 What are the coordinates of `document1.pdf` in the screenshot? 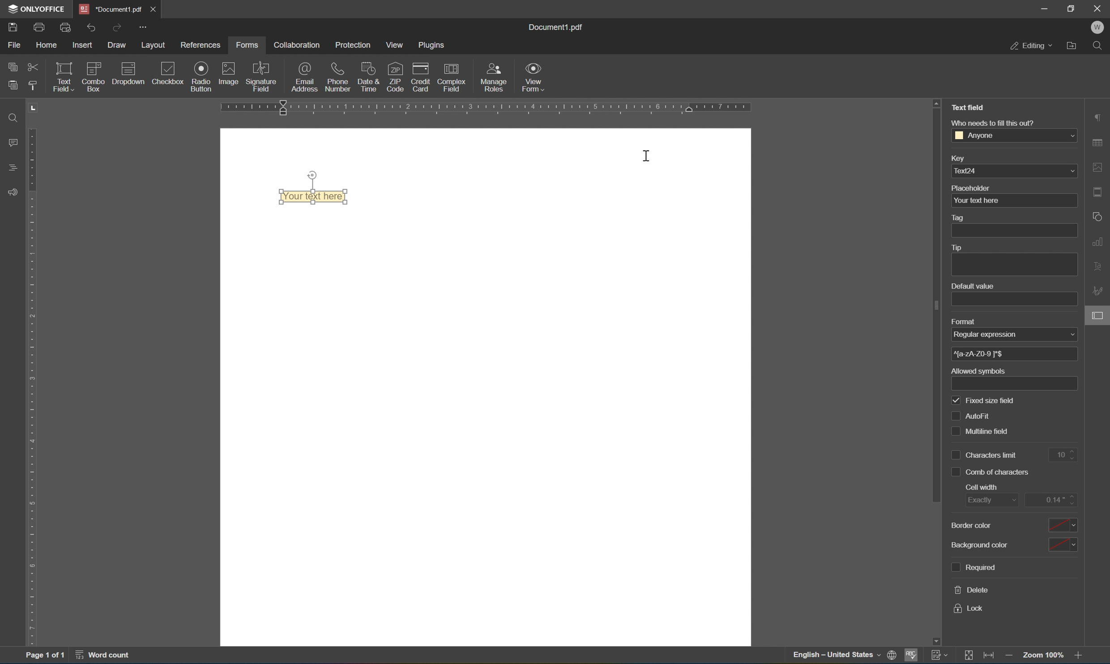 It's located at (554, 26).